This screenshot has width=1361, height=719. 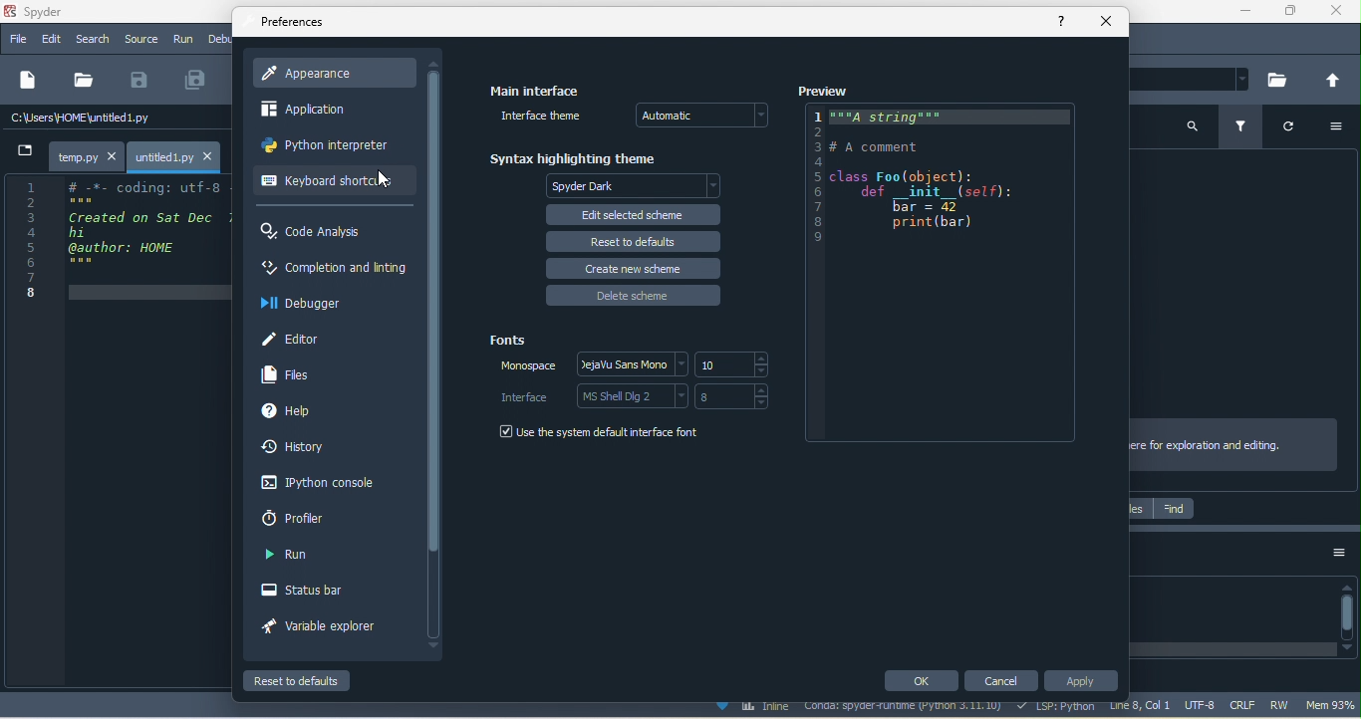 What do you see at coordinates (292, 414) in the screenshot?
I see `help` at bounding box center [292, 414].